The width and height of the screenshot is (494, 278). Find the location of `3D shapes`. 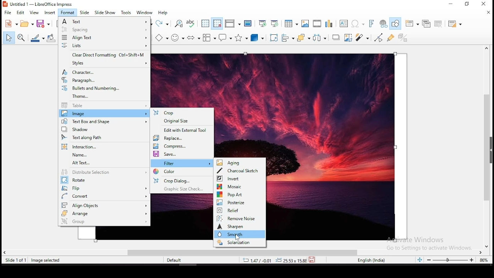

3D shapes is located at coordinates (257, 39).